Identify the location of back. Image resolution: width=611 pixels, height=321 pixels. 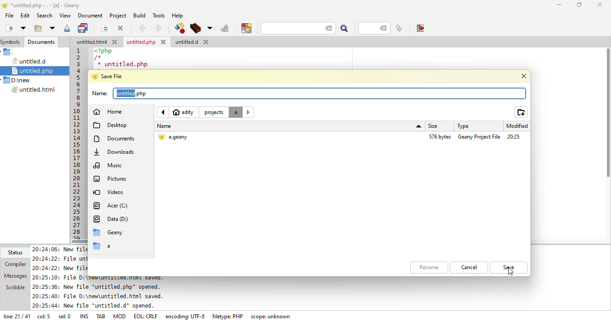
(163, 112).